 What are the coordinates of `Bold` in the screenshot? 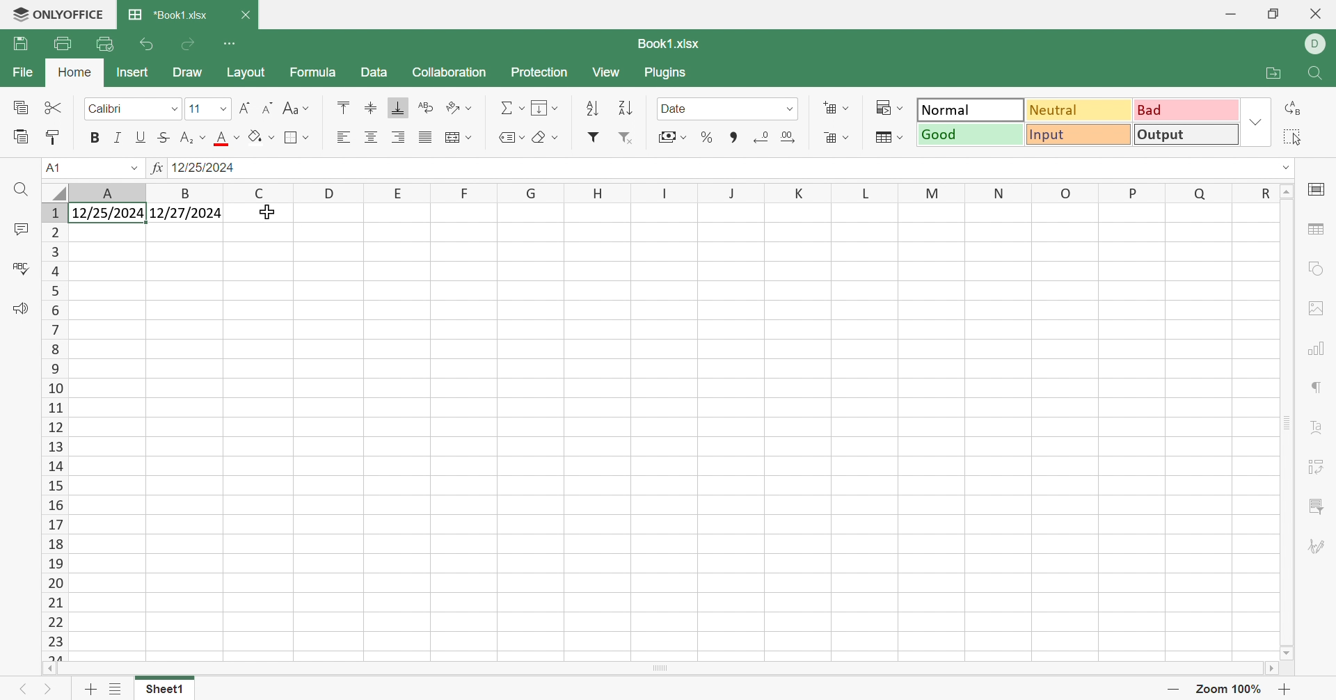 It's located at (97, 139).